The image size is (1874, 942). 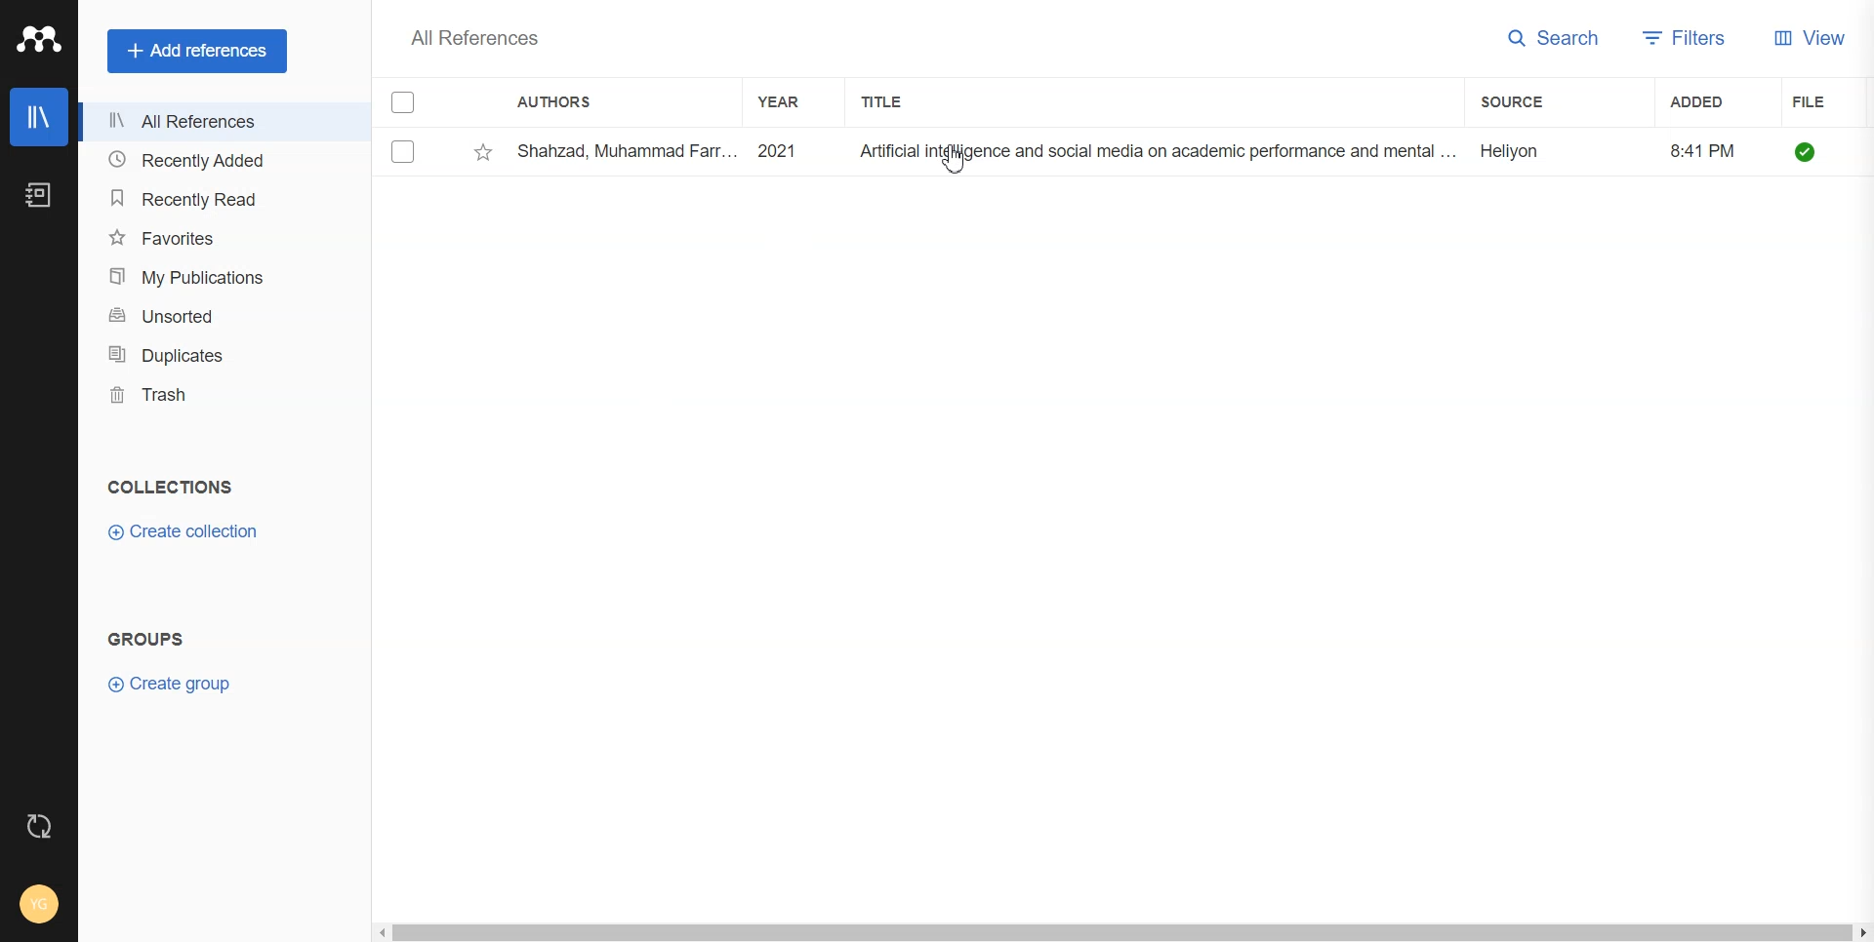 What do you see at coordinates (483, 151) in the screenshot?
I see `Starred` at bounding box center [483, 151].